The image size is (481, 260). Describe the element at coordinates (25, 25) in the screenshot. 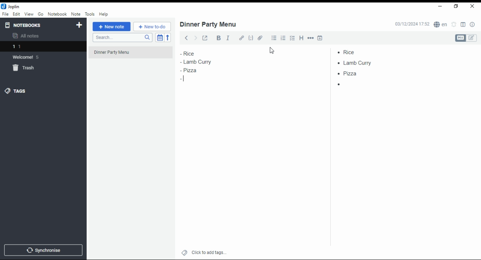

I see `notebooks` at that location.